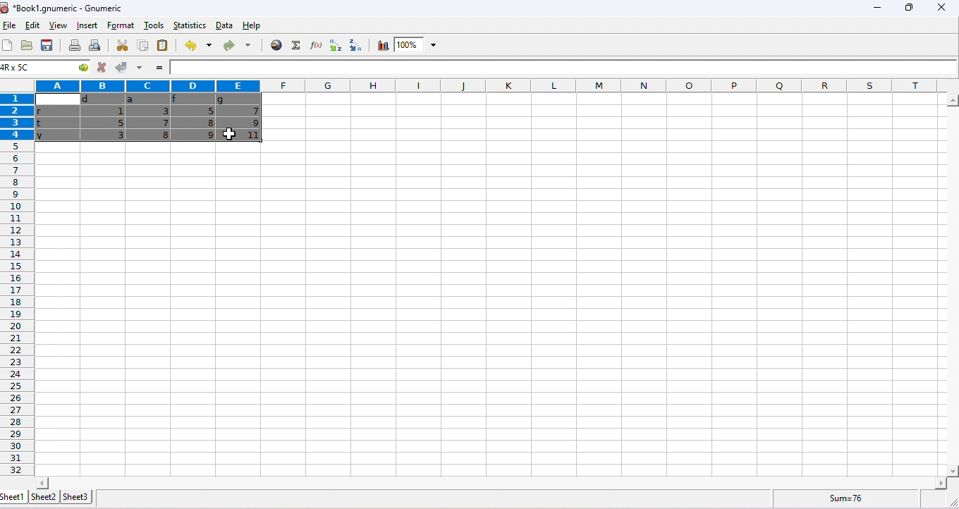 This screenshot has width=959, height=509. I want to click on cell functions, so click(77, 68).